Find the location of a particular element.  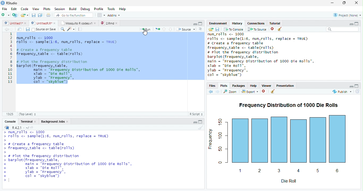

© UntitedRR* * is located at coordinates (44, 23).